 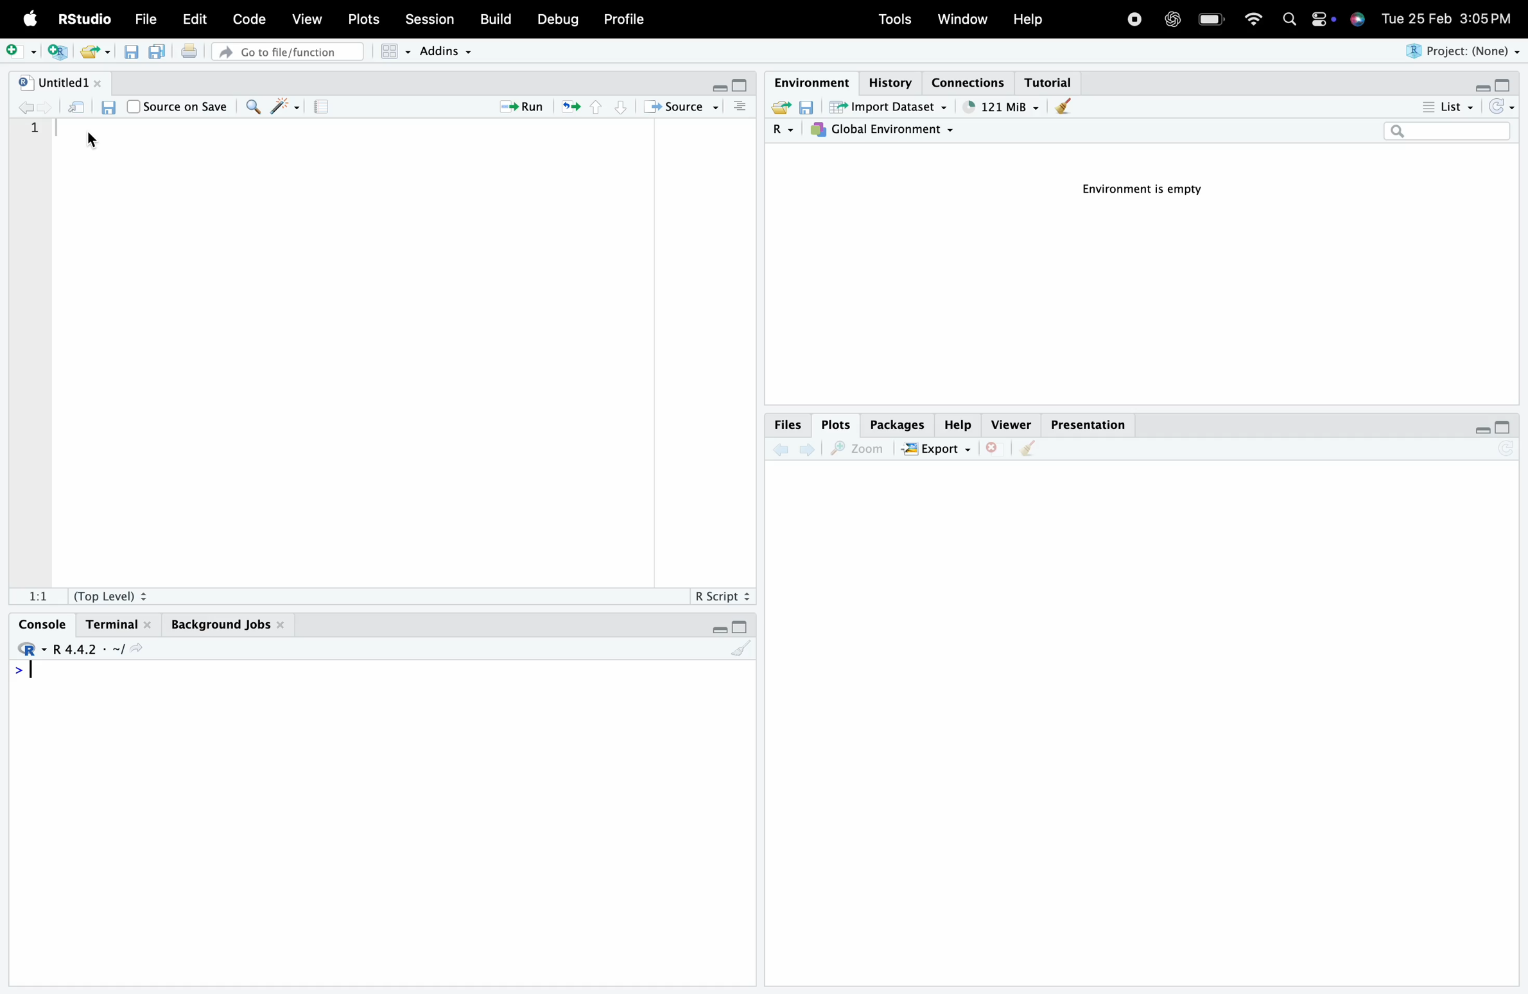 What do you see at coordinates (252, 107) in the screenshot?
I see `Find/Replace` at bounding box center [252, 107].